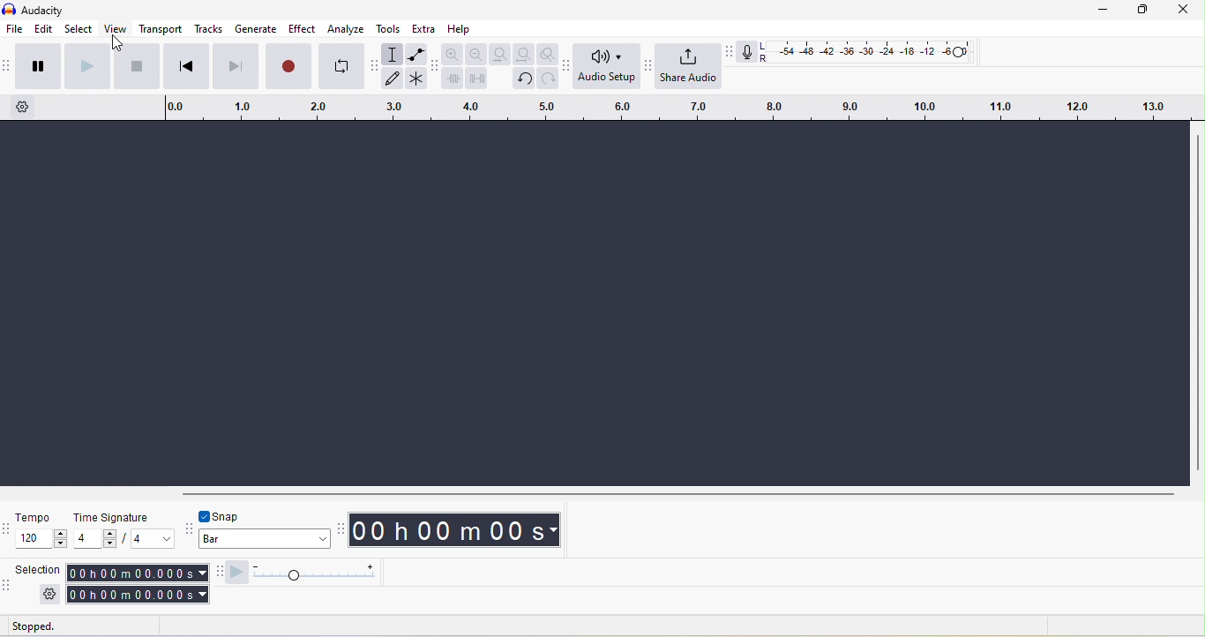 The width and height of the screenshot is (1205, 637). I want to click on recording level, so click(872, 51).